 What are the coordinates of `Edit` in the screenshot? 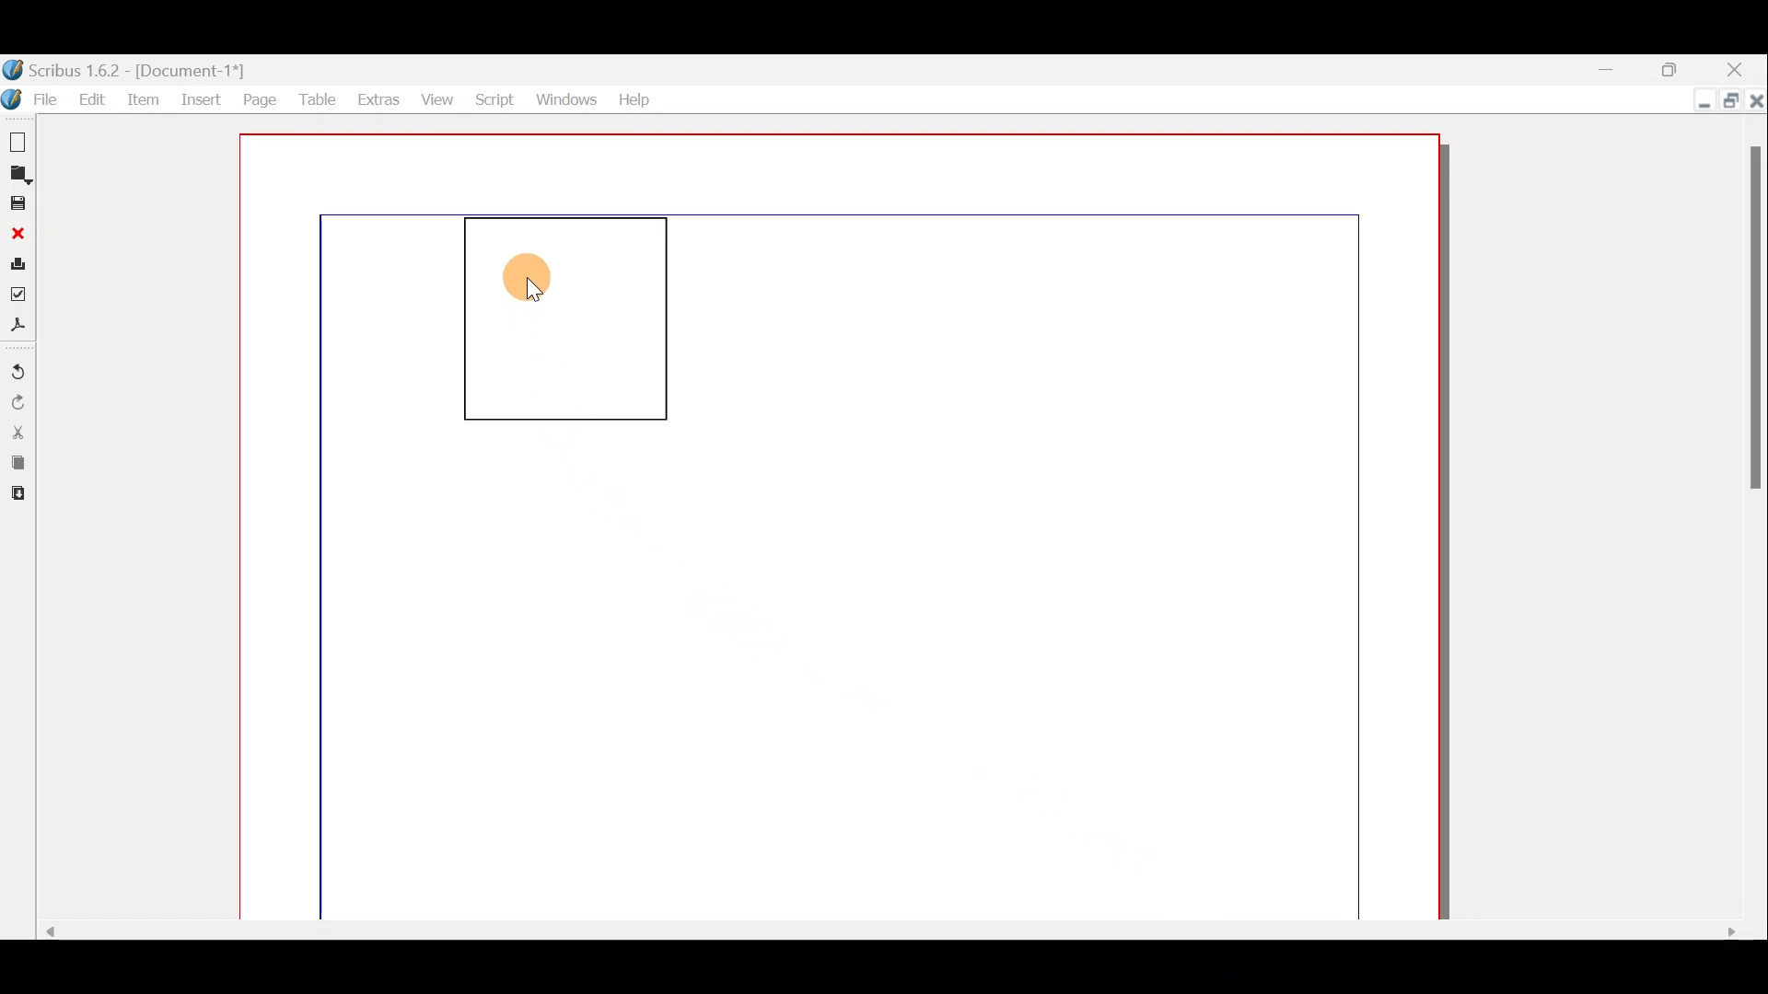 It's located at (93, 98).